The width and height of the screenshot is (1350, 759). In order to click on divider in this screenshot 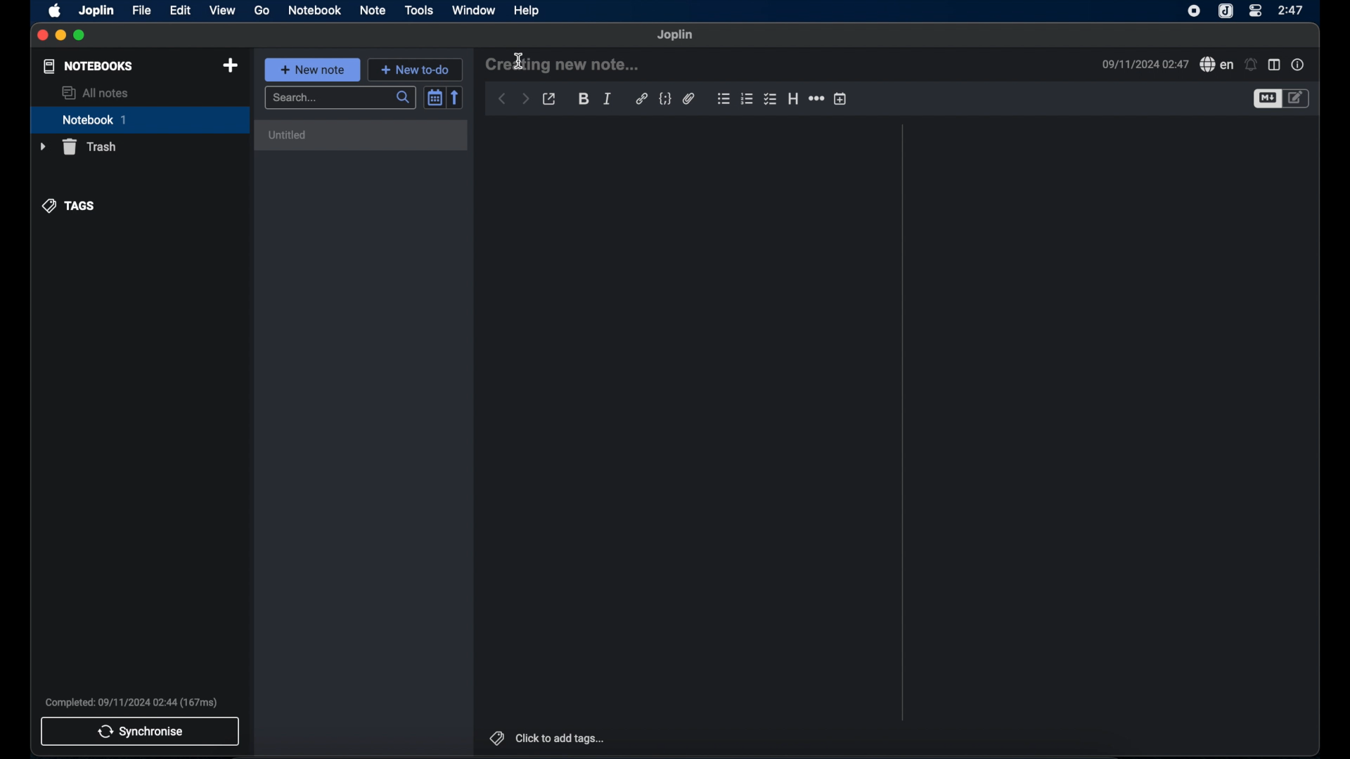, I will do `click(903, 422)`.